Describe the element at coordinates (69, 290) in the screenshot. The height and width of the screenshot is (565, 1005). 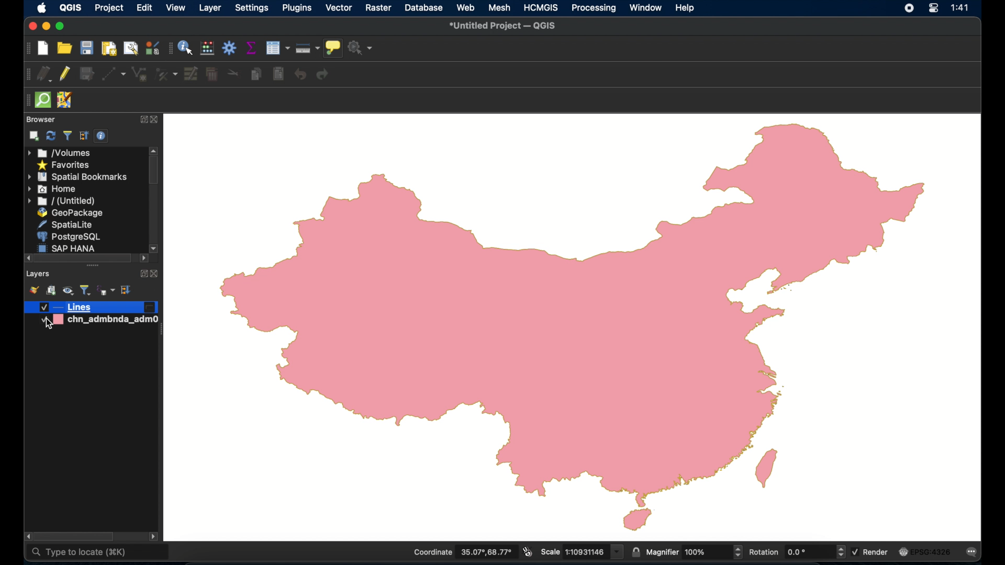
I see `manage map theme` at that location.